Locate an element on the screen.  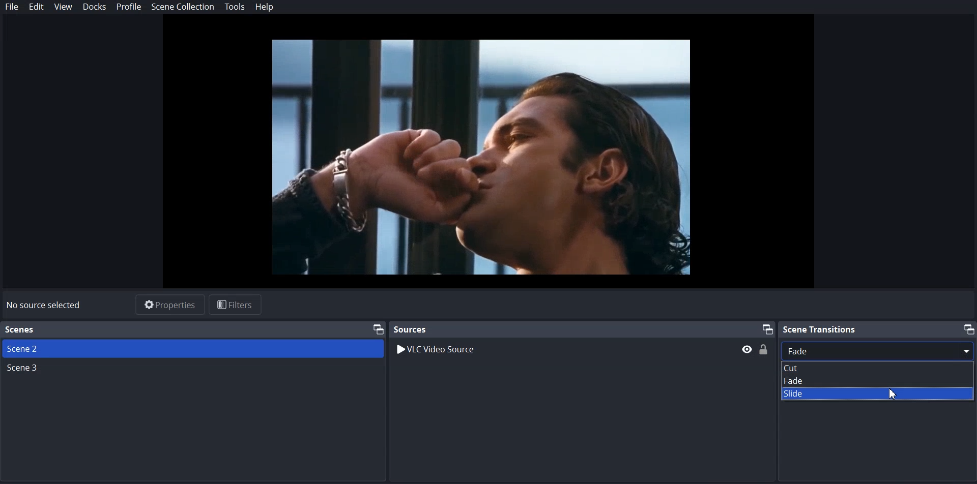
Scene transition is located at coordinates (878, 328).